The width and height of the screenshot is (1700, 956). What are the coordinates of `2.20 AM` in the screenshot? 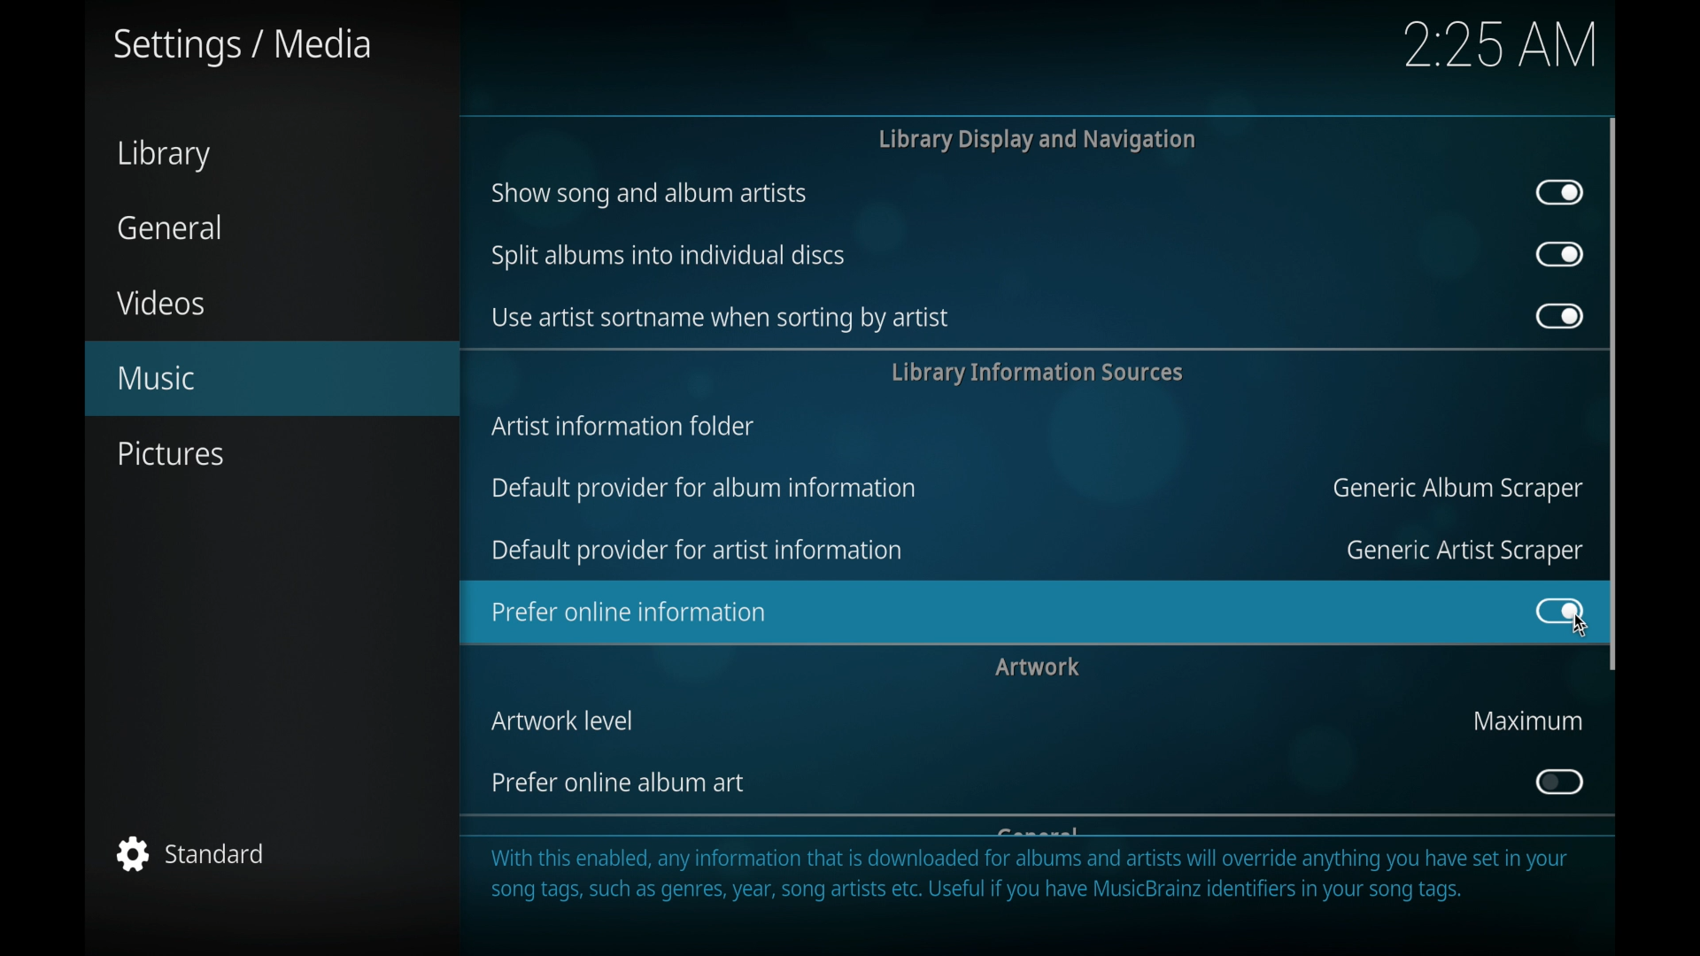 It's located at (1492, 50).